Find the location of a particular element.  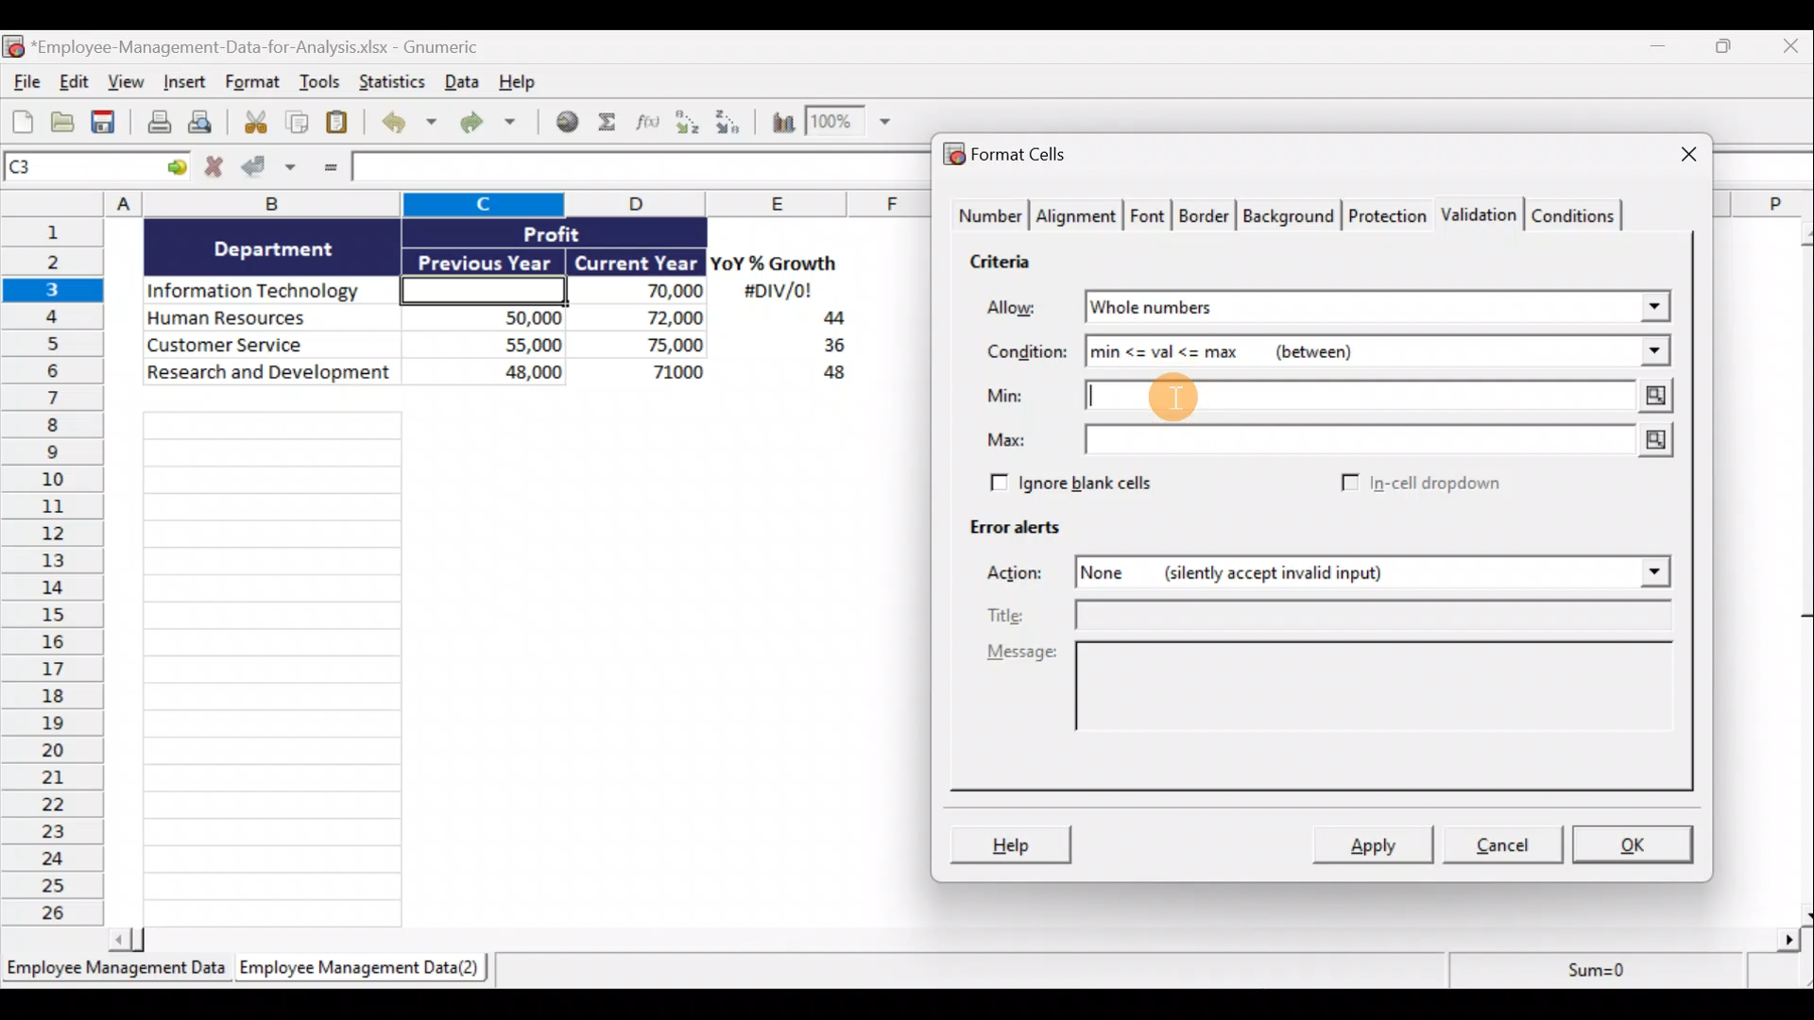

Actions is located at coordinates (1025, 575).